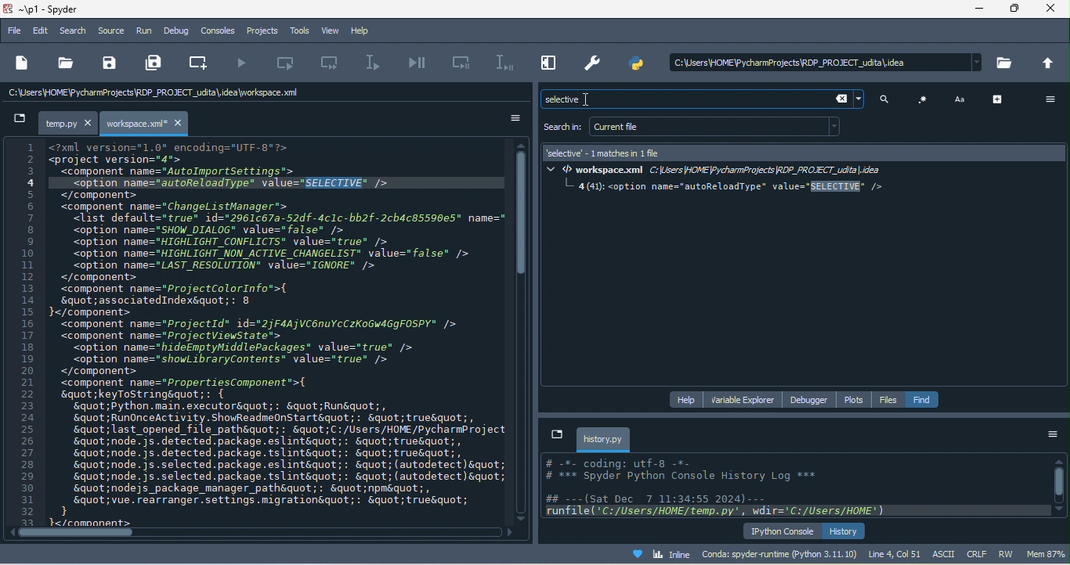 The height and width of the screenshot is (565, 1070). Describe the element at coordinates (375, 63) in the screenshot. I see `current line` at that location.